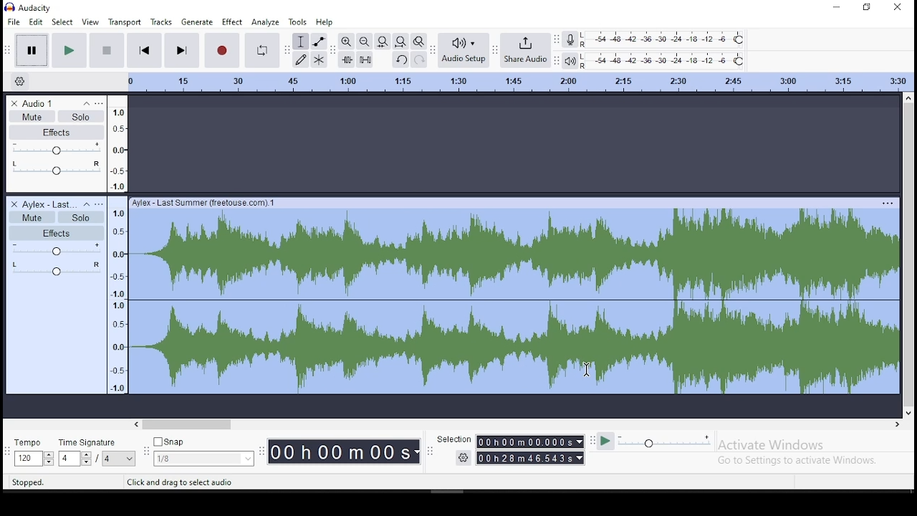  I want to click on scroll bar, so click(908, 254).